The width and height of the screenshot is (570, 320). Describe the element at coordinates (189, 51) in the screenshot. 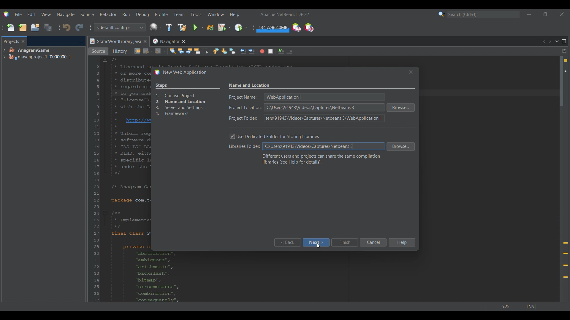

I see `Find next occurrence` at that location.